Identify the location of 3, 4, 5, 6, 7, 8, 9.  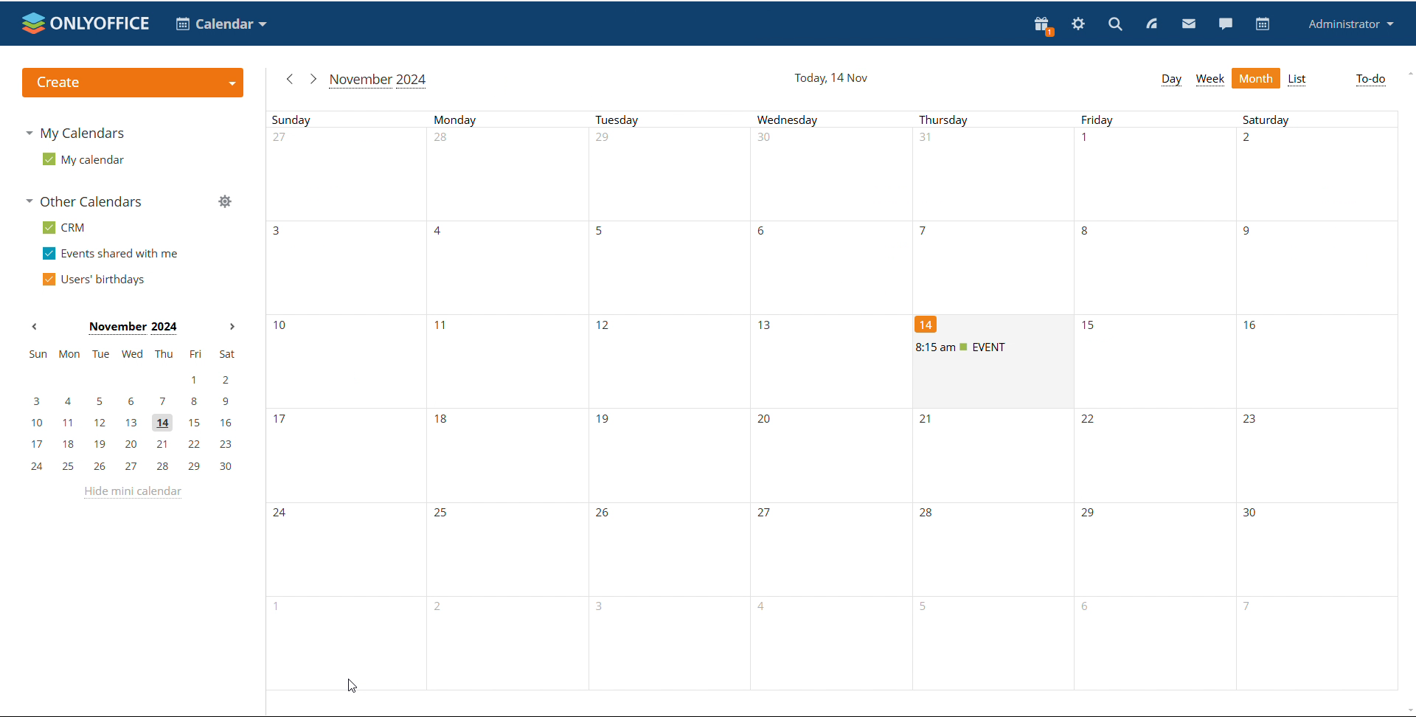
(130, 403).